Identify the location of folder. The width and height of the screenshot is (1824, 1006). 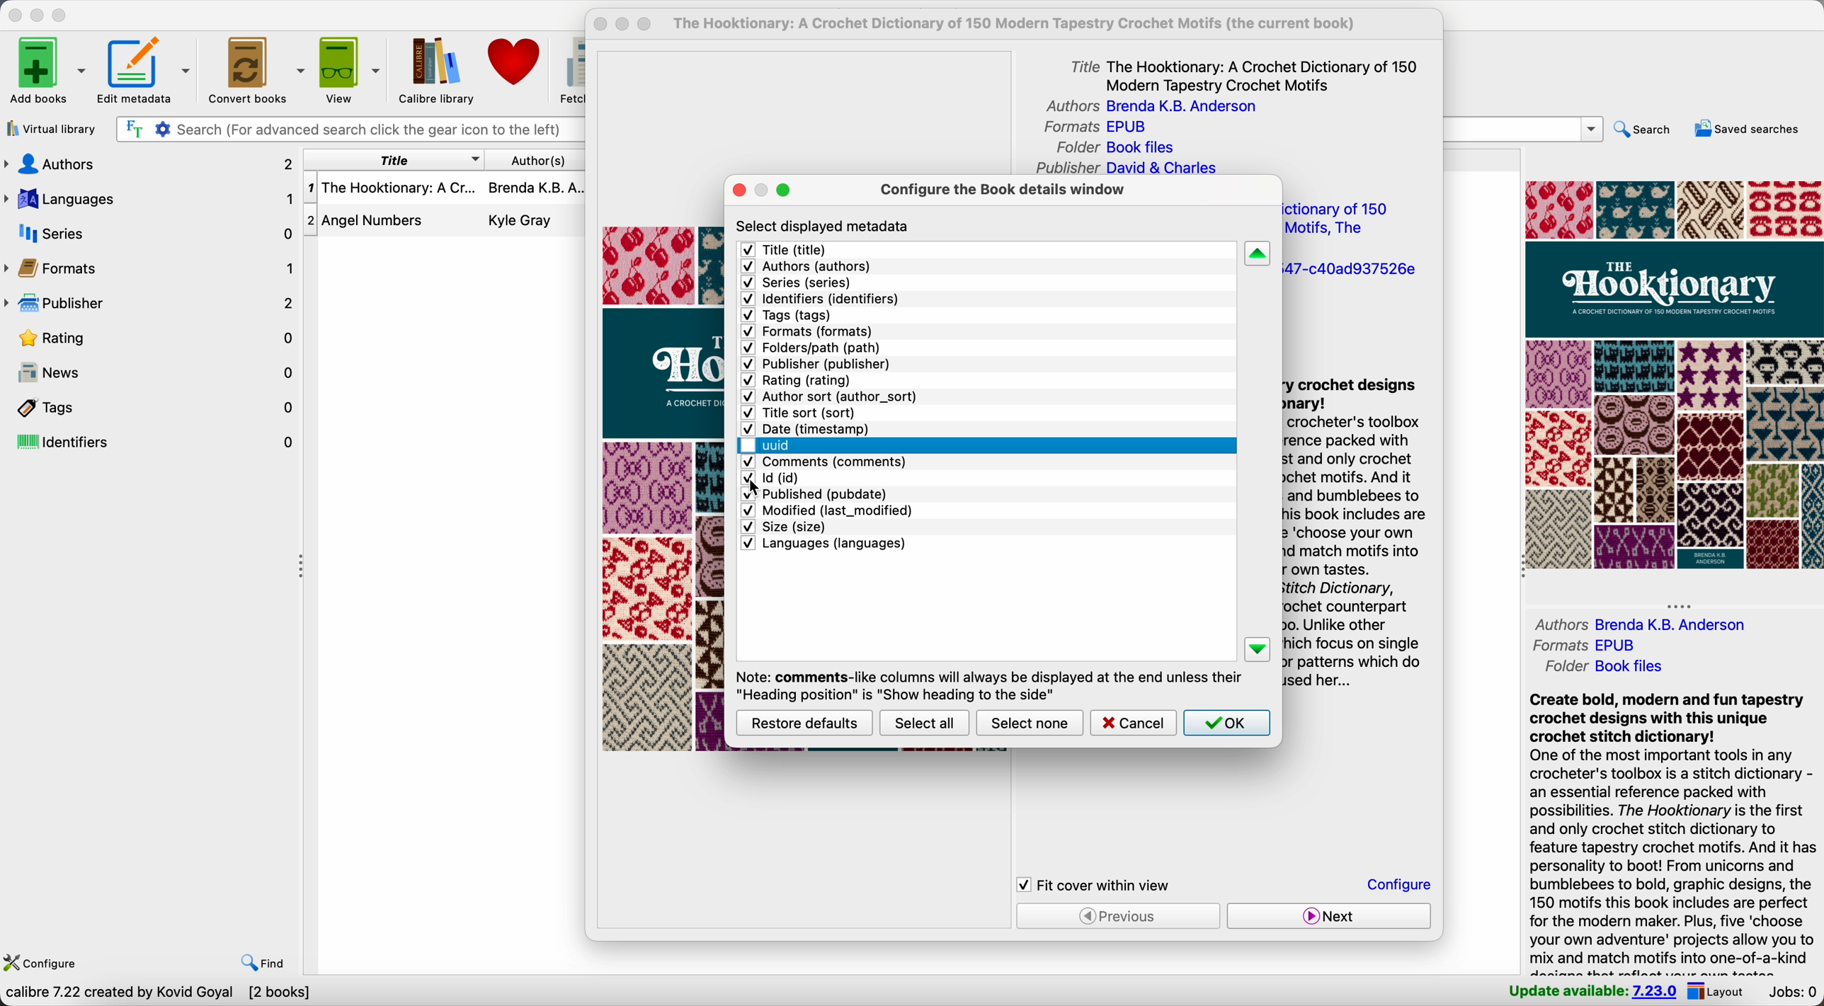
(1121, 147).